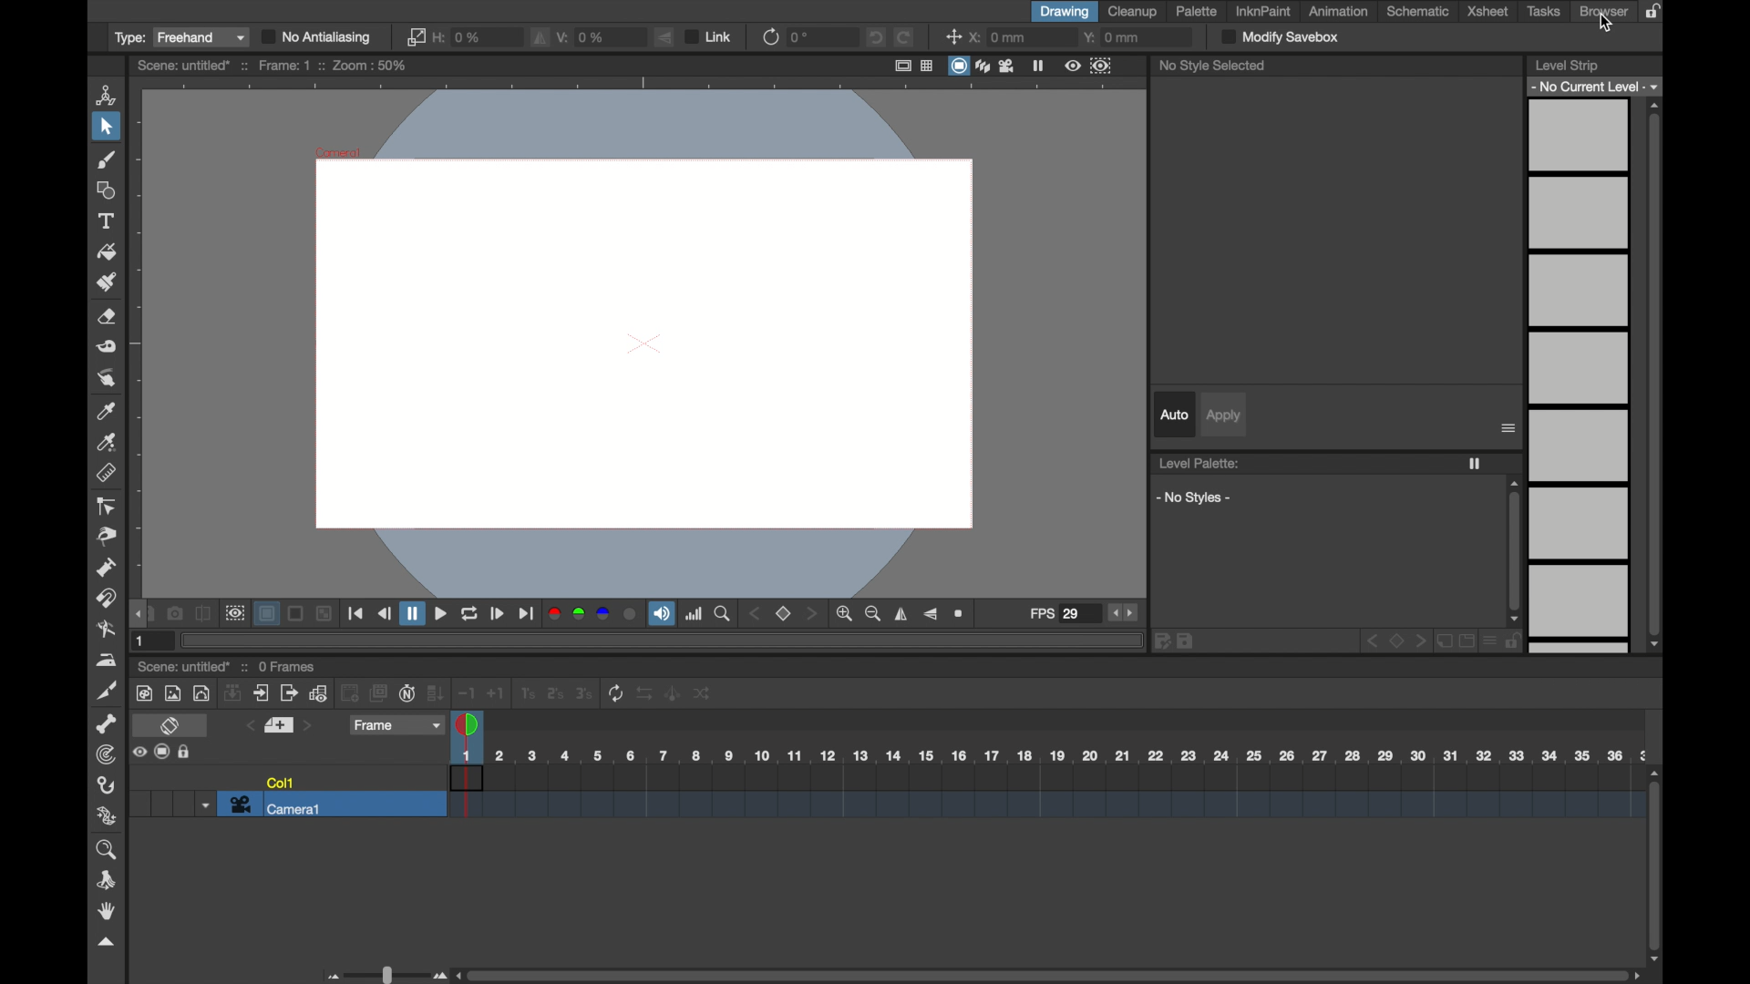 Image resolution: width=1750 pixels, height=984 pixels. What do you see at coordinates (461, 37) in the screenshot?
I see `h` at bounding box center [461, 37].